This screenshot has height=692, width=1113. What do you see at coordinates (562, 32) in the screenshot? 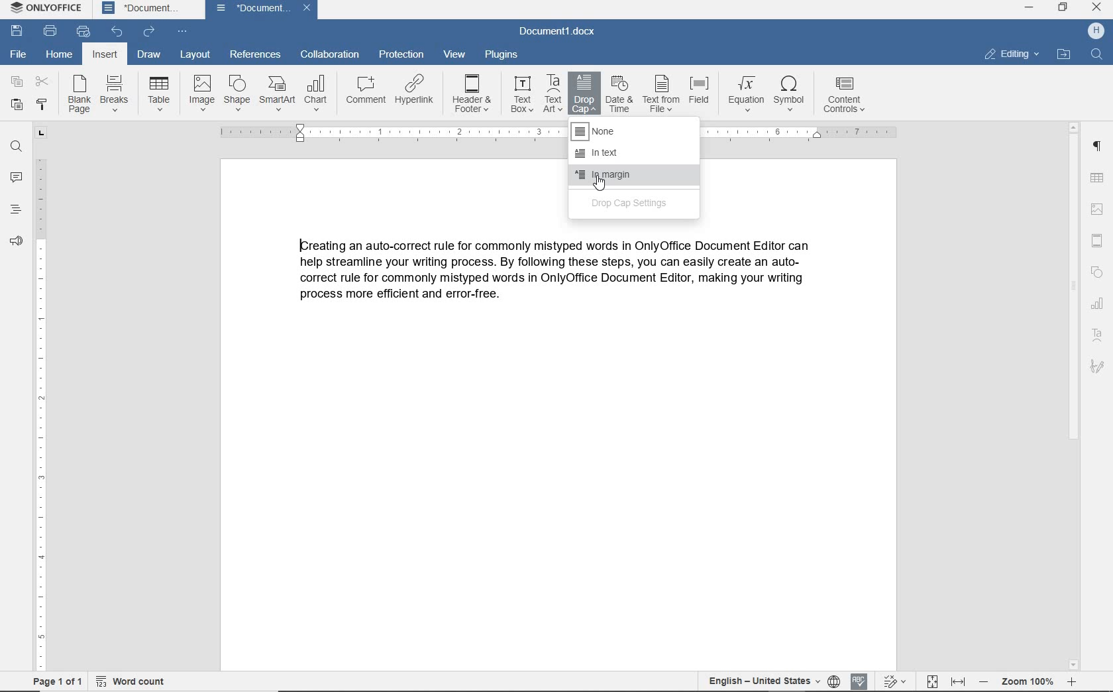
I see `document name` at bounding box center [562, 32].